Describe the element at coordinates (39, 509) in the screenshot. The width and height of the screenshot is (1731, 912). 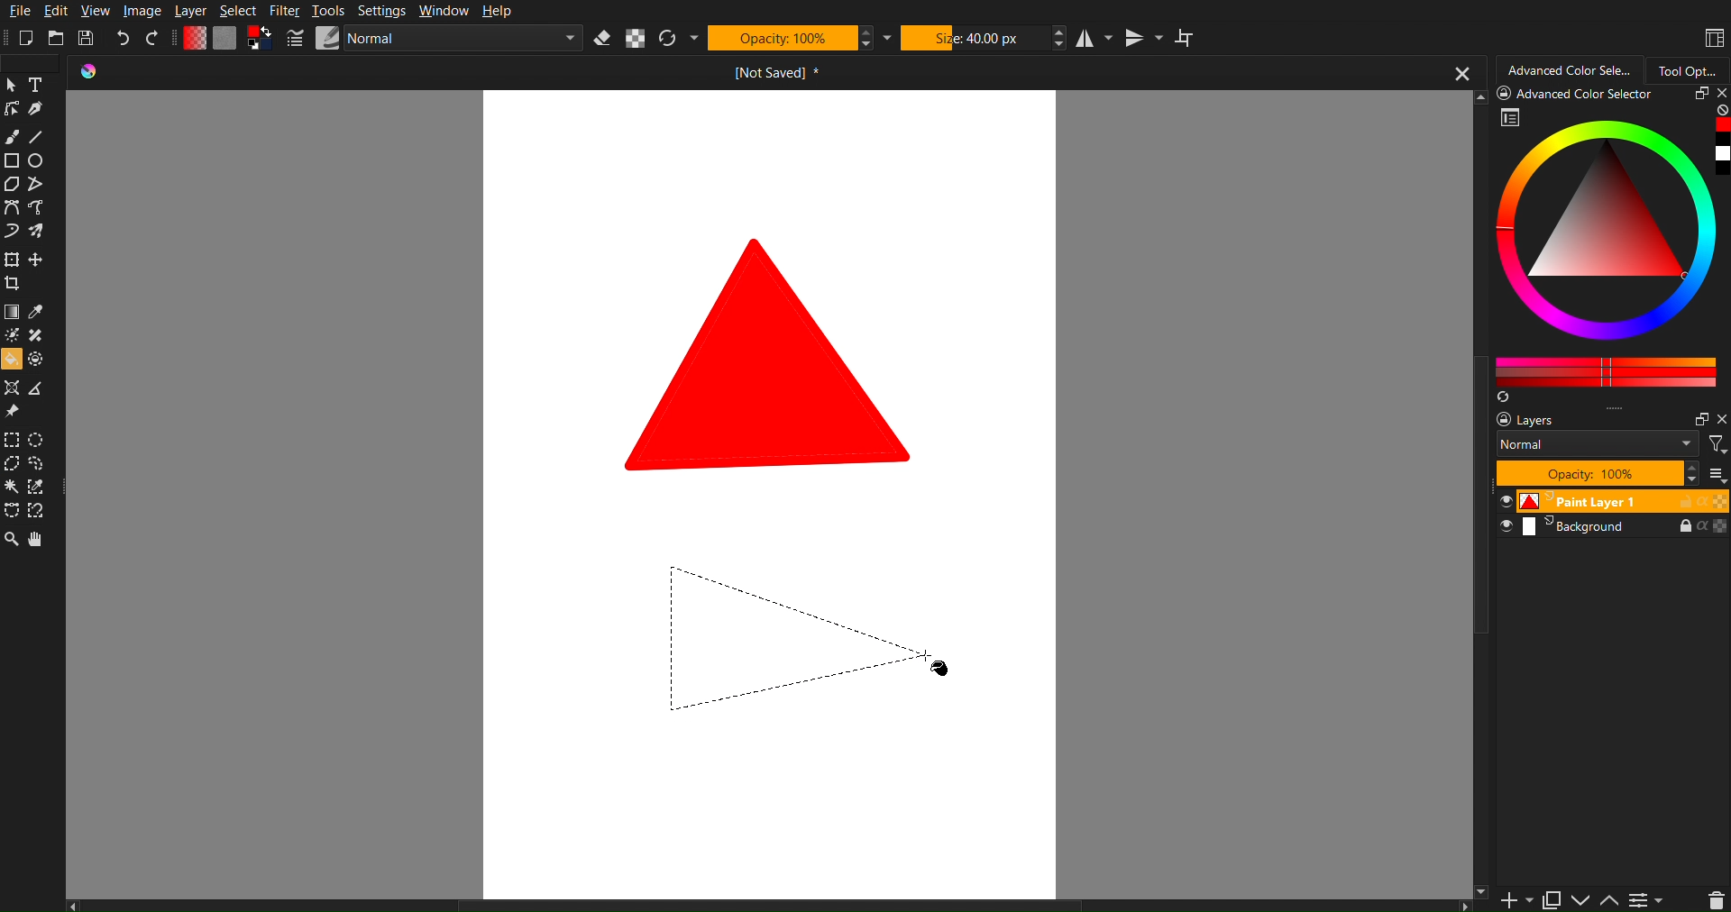
I see `Angle` at that location.